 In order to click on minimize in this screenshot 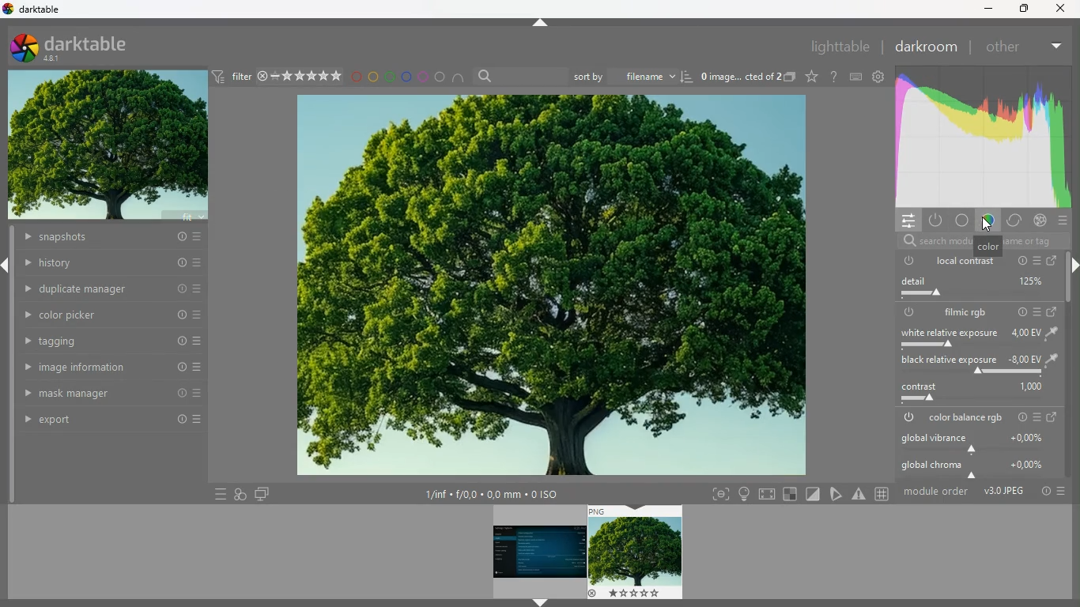, I will do `click(986, 9)`.